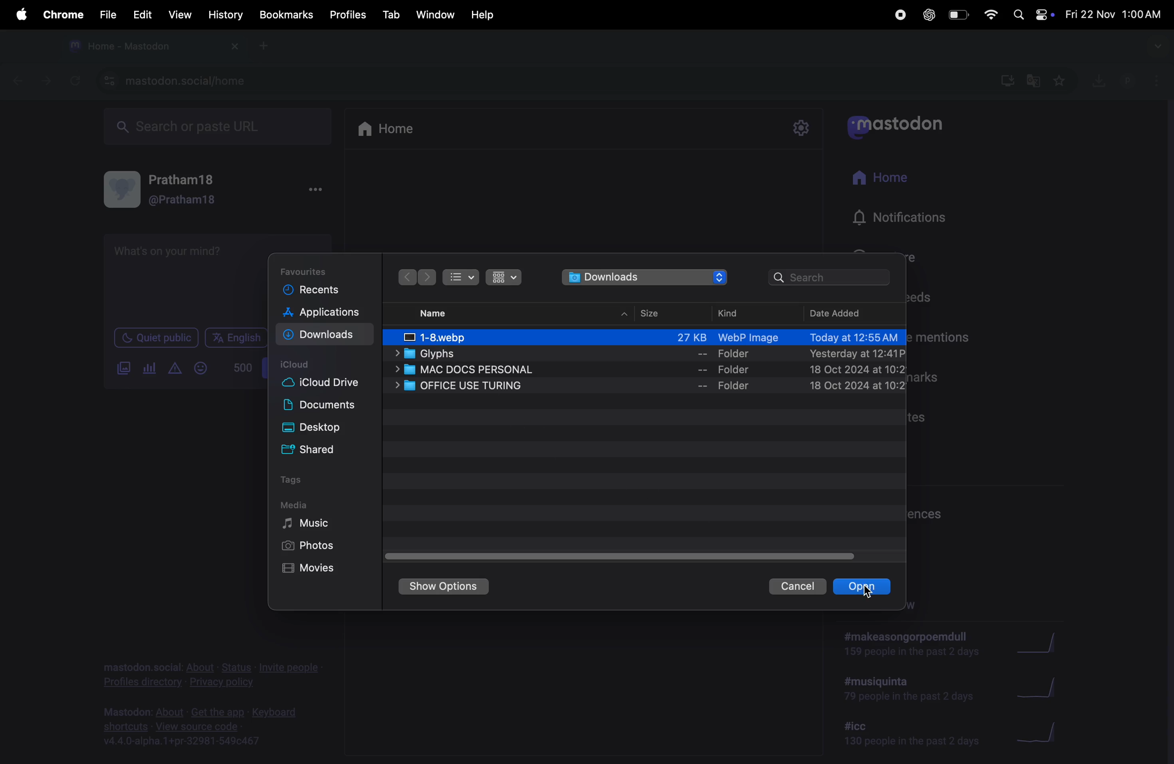 The height and width of the screenshot is (764, 1174). Describe the element at coordinates (75, 79) in the screenshot. I see `refresh` at that location.